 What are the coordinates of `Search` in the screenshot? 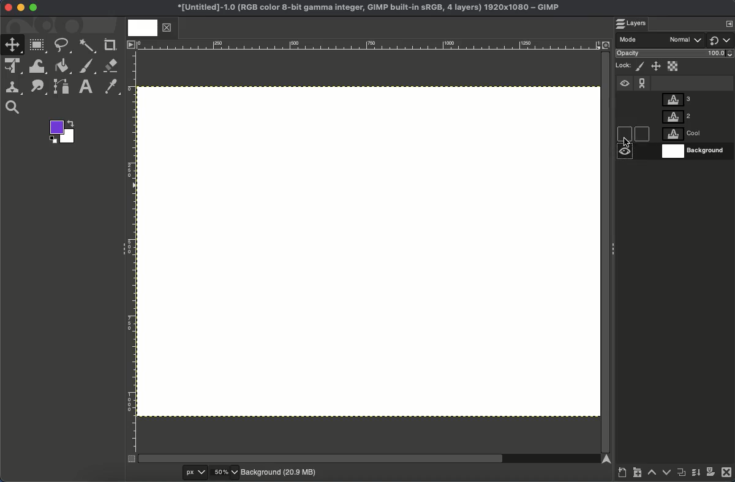 It's located at (12, 108).